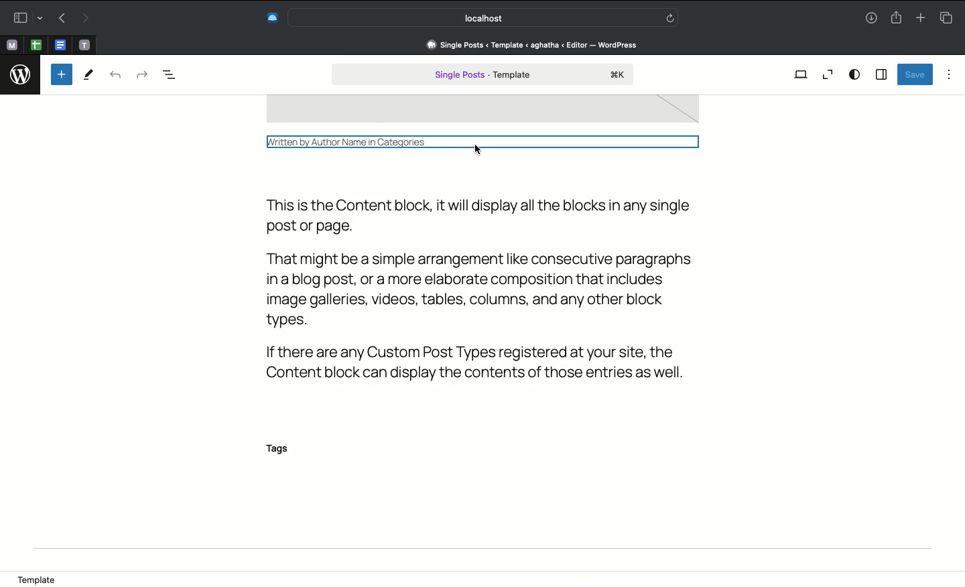  I want to click on Extensions, so click(271, 17).